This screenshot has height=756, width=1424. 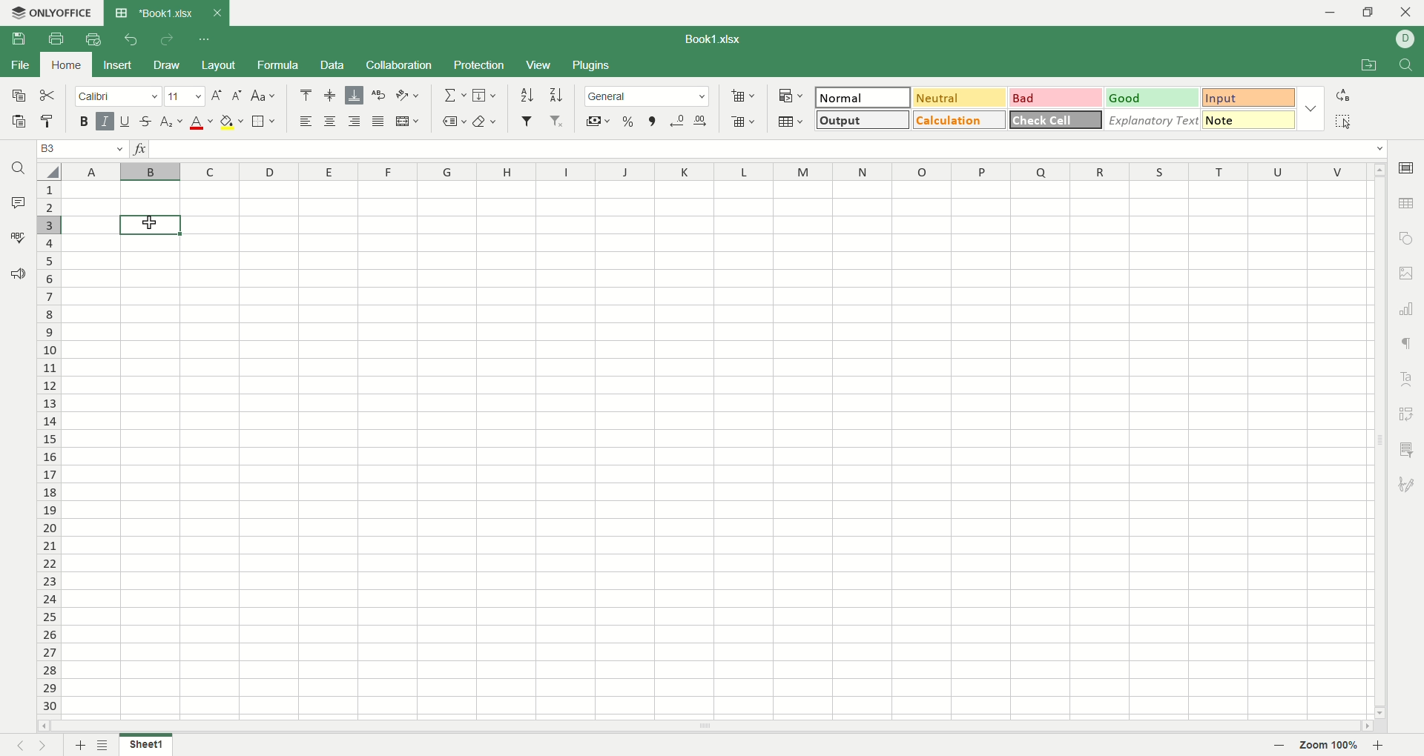 I want to click on merge center, so click(x=407, y=121).